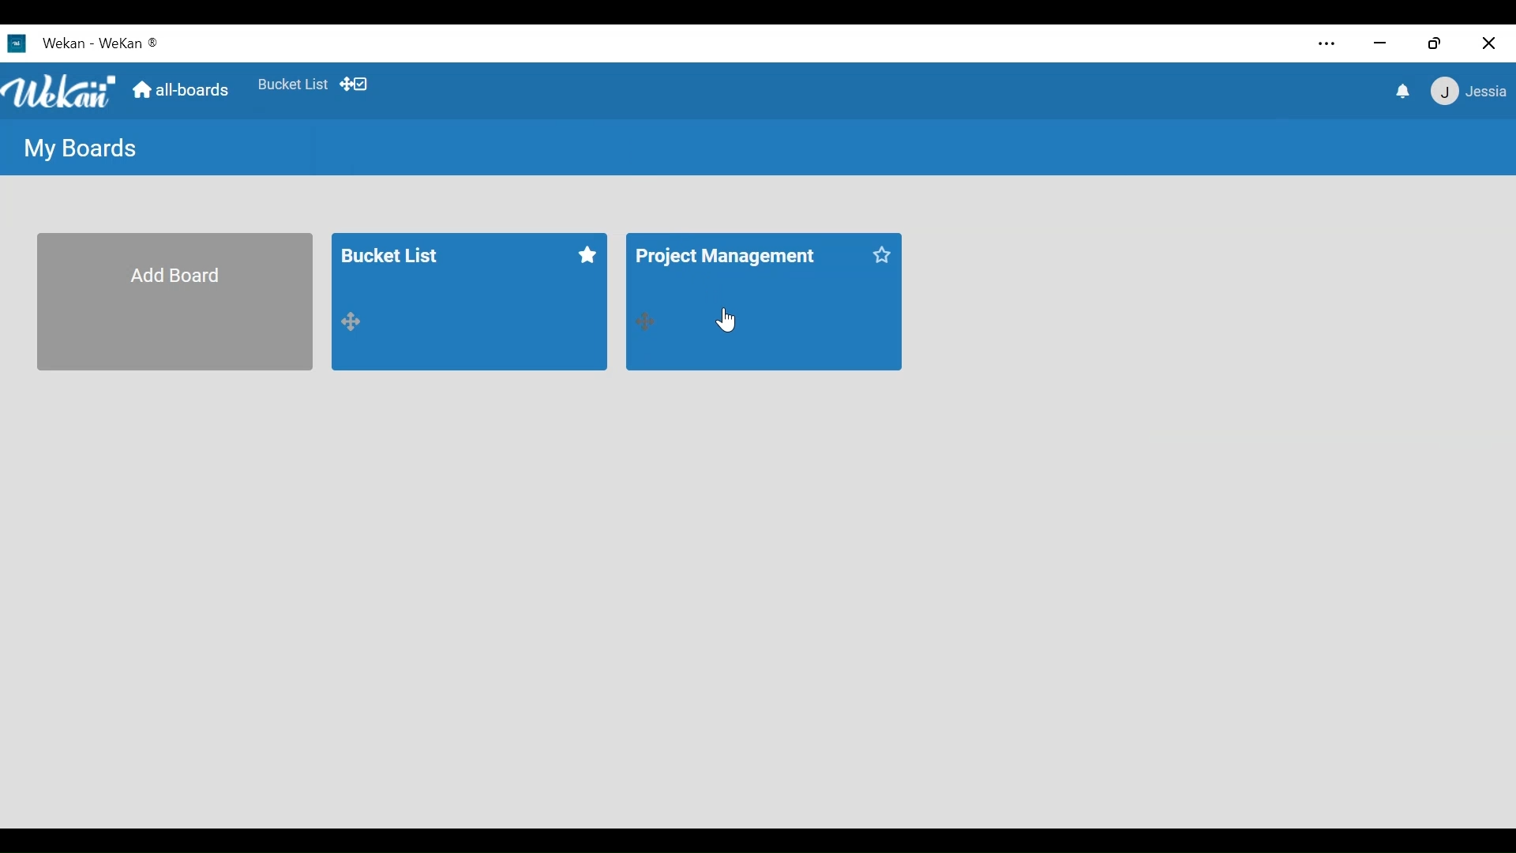 This screenshot has width=1516, height=853. I want to click on Show/Hide Desktop drag icons, so click(357, 84).